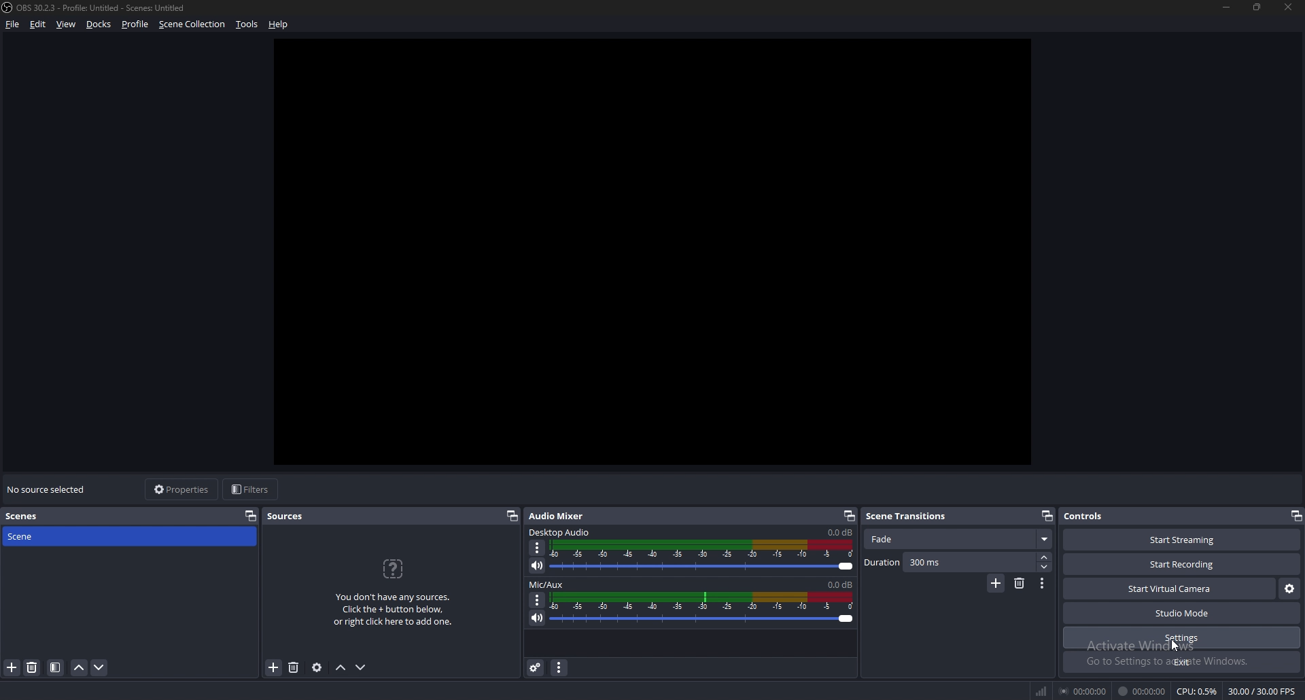 The height and width of the screenshot is (700, 1305). Describe the element at coordinates (1090, 515) in the screenshot. I see `controls` at that location.